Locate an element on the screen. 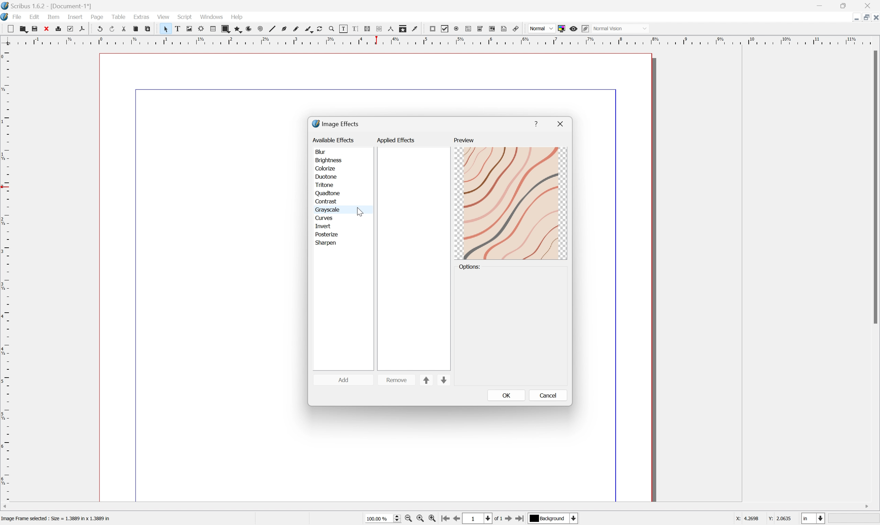  cancel is located at coordinates (548, 395).